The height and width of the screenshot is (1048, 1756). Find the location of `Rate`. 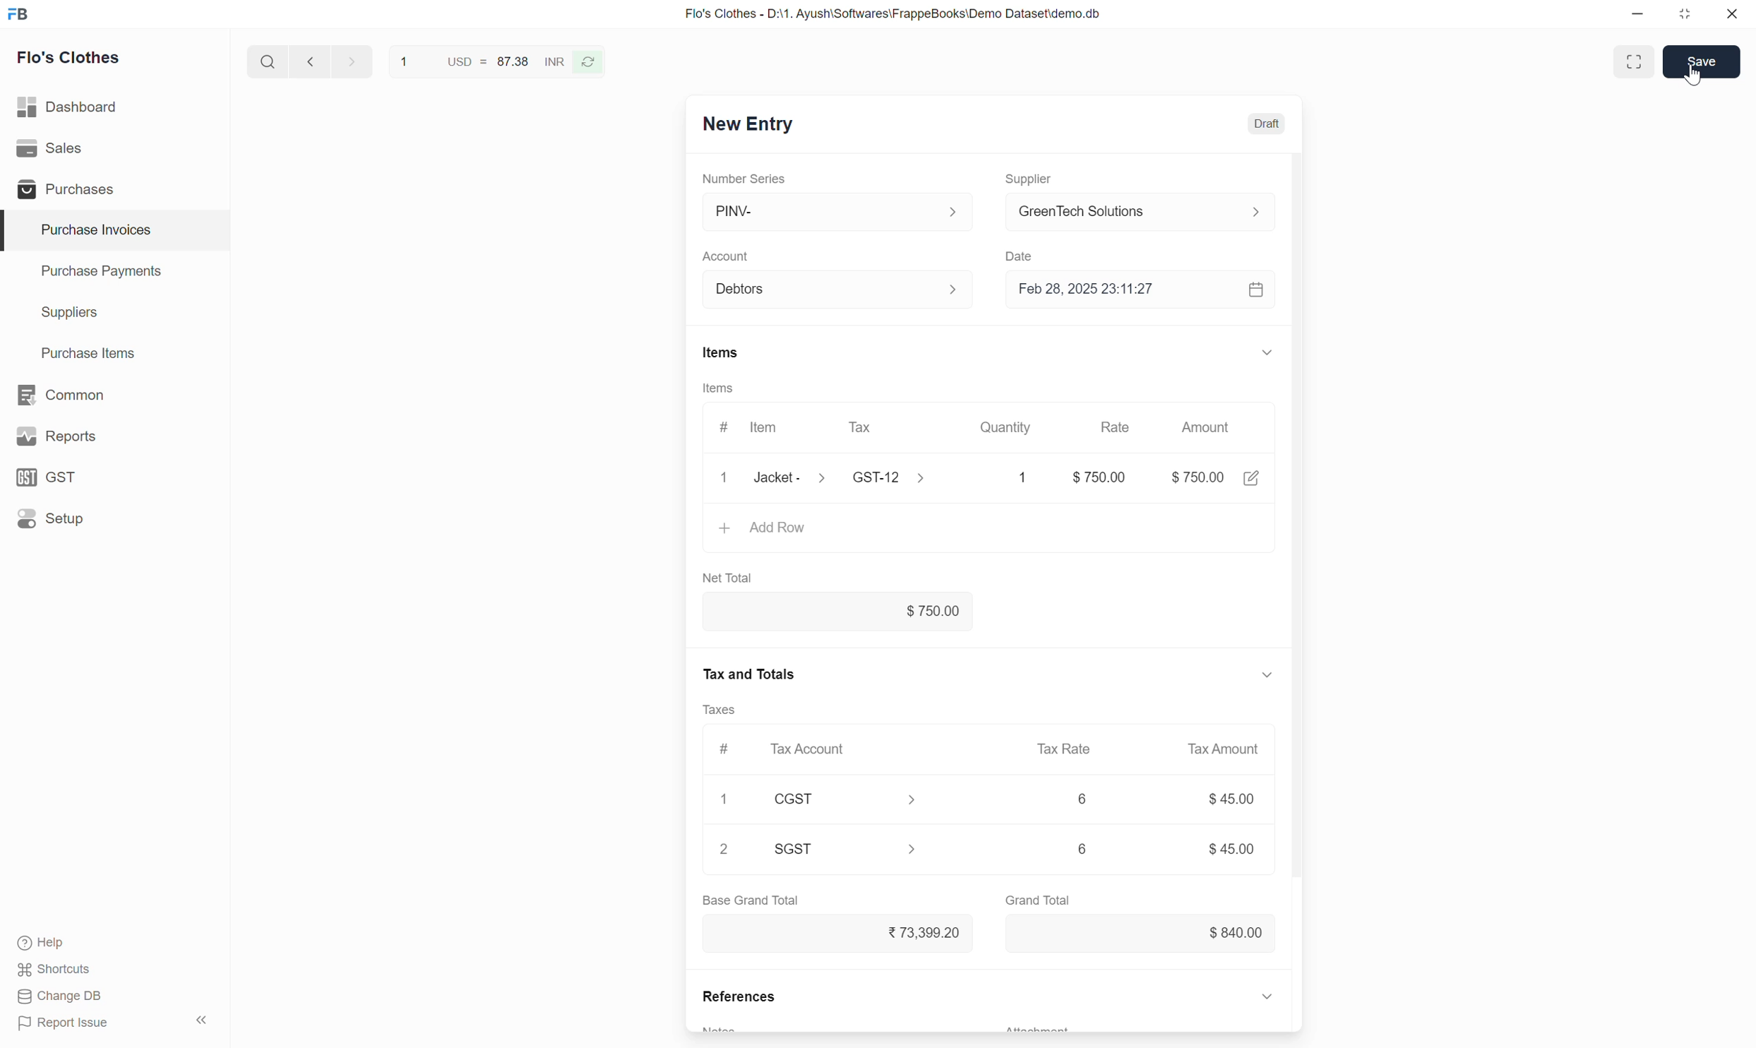

Rate is located at coordinates (1118, 422).